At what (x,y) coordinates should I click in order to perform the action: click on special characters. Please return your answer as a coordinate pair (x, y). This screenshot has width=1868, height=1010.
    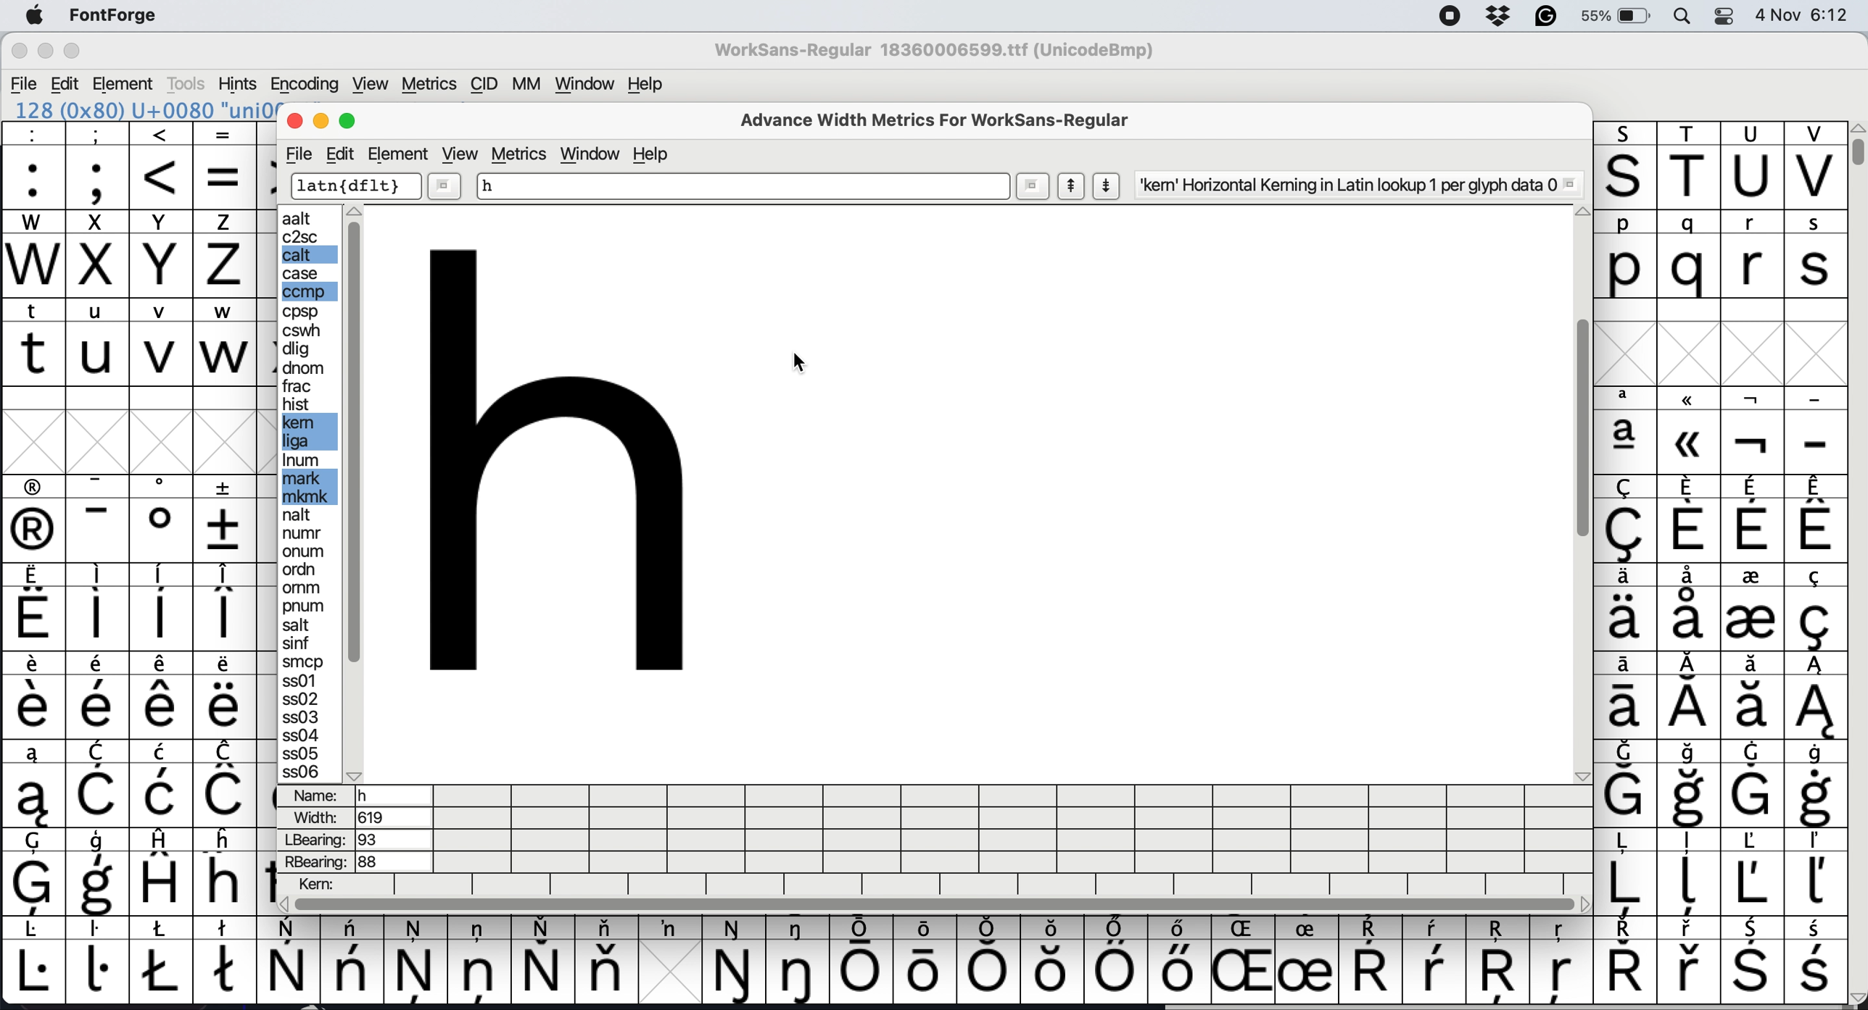
    Looking at the image, I should click on (138, 885).